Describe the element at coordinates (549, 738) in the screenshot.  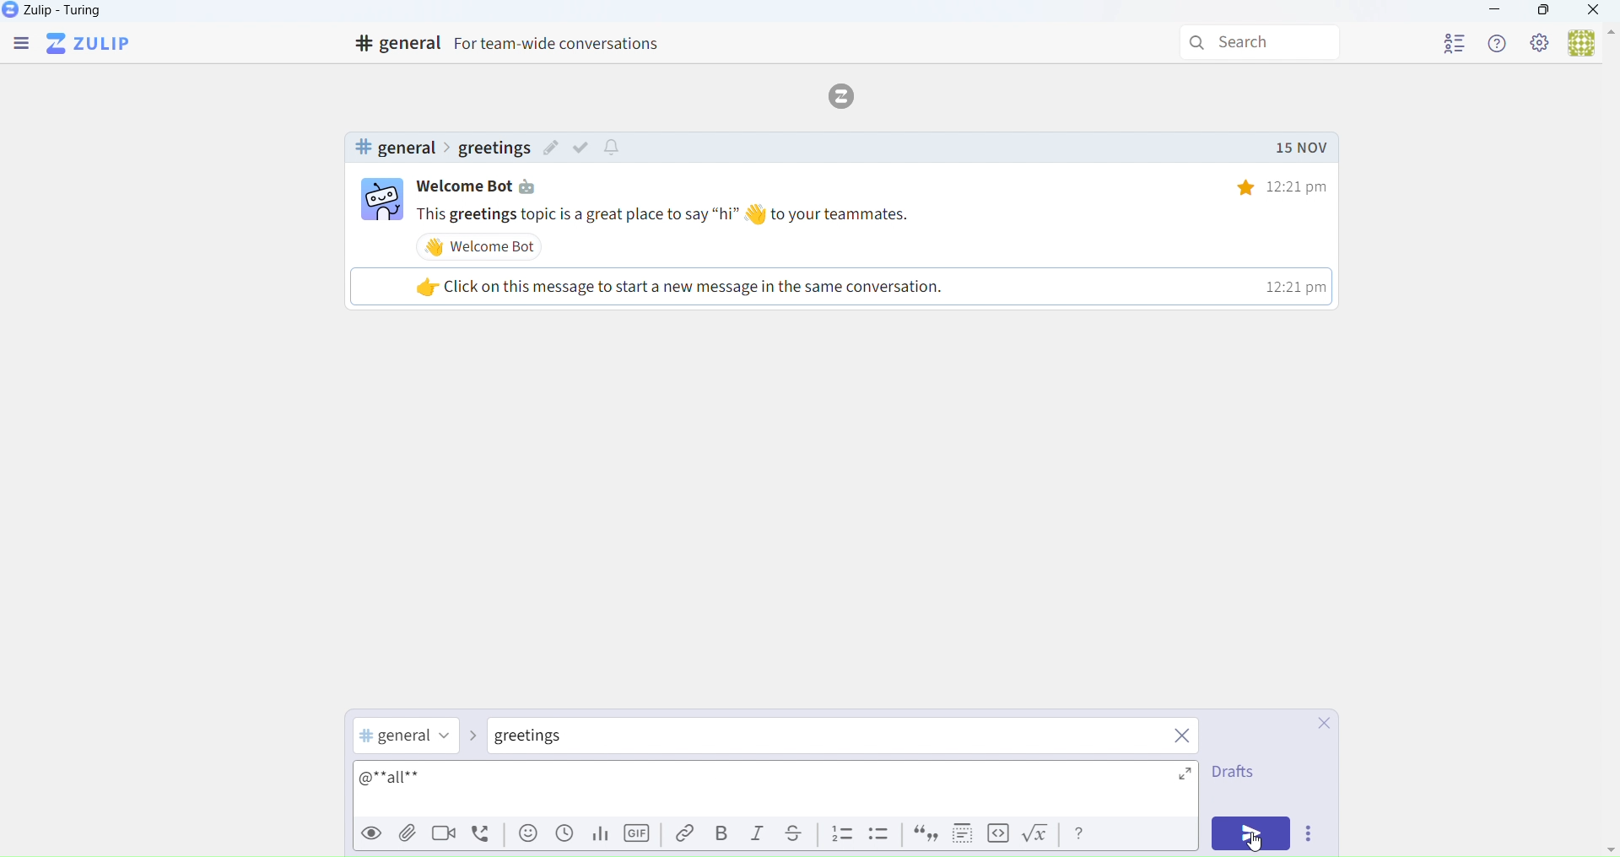
I see `Direct Message` at that location.